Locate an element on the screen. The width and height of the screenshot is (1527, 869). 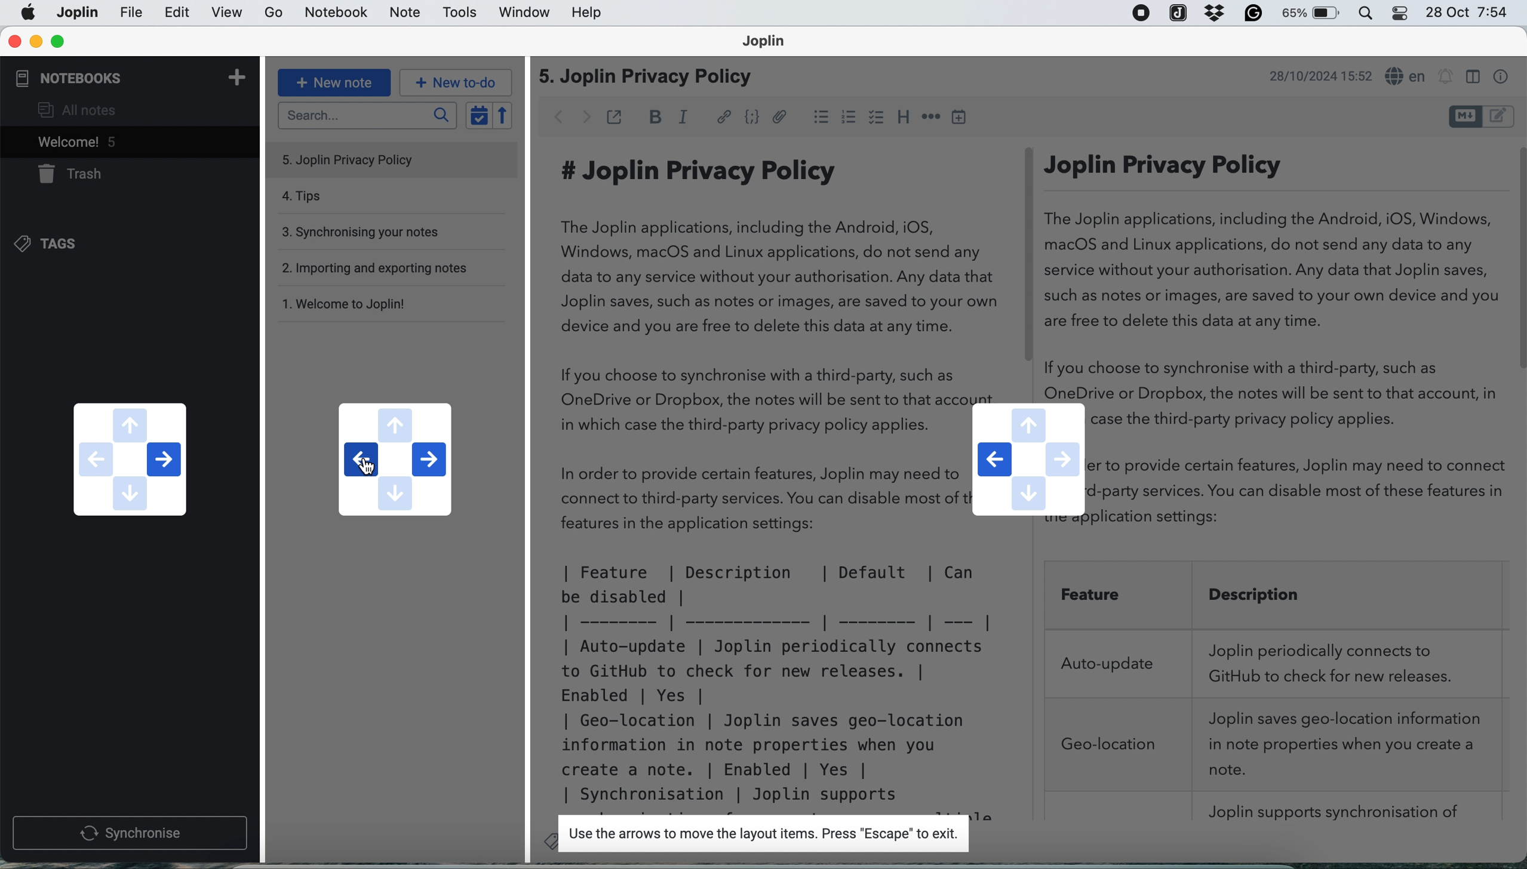
navigation buttons is located at coordinates (1028, 461).